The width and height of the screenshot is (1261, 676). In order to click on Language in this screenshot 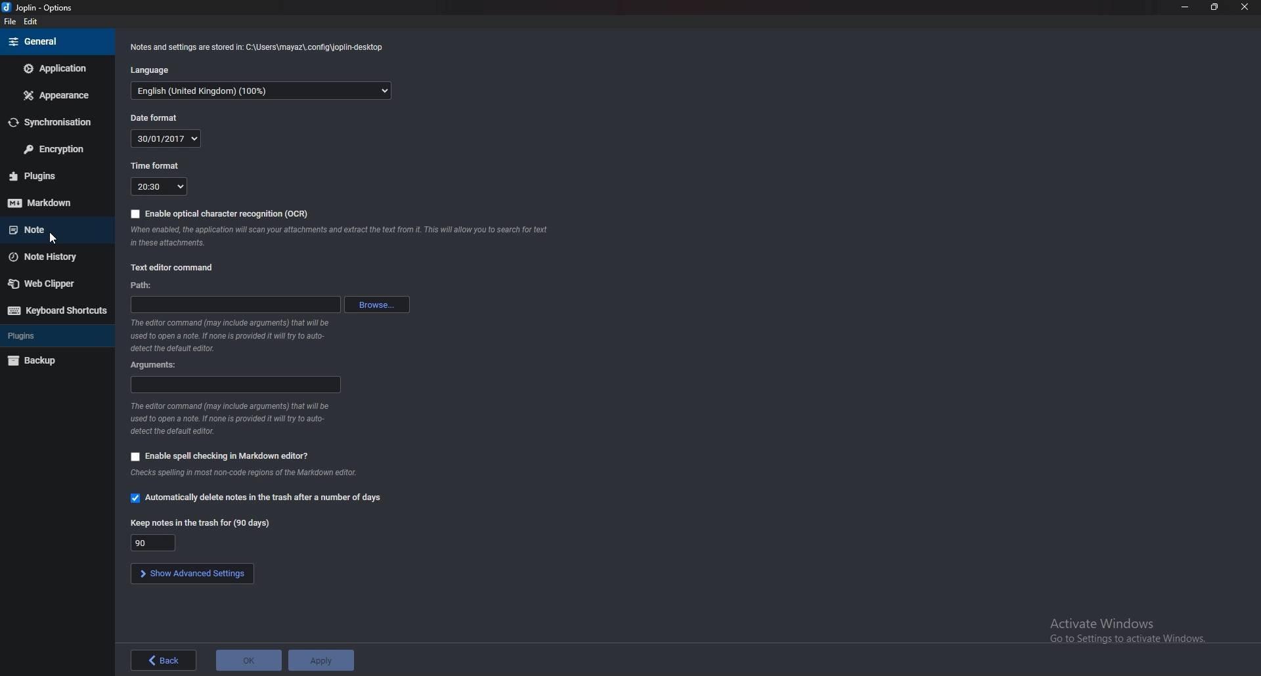, I will do `click(152, 69)`.